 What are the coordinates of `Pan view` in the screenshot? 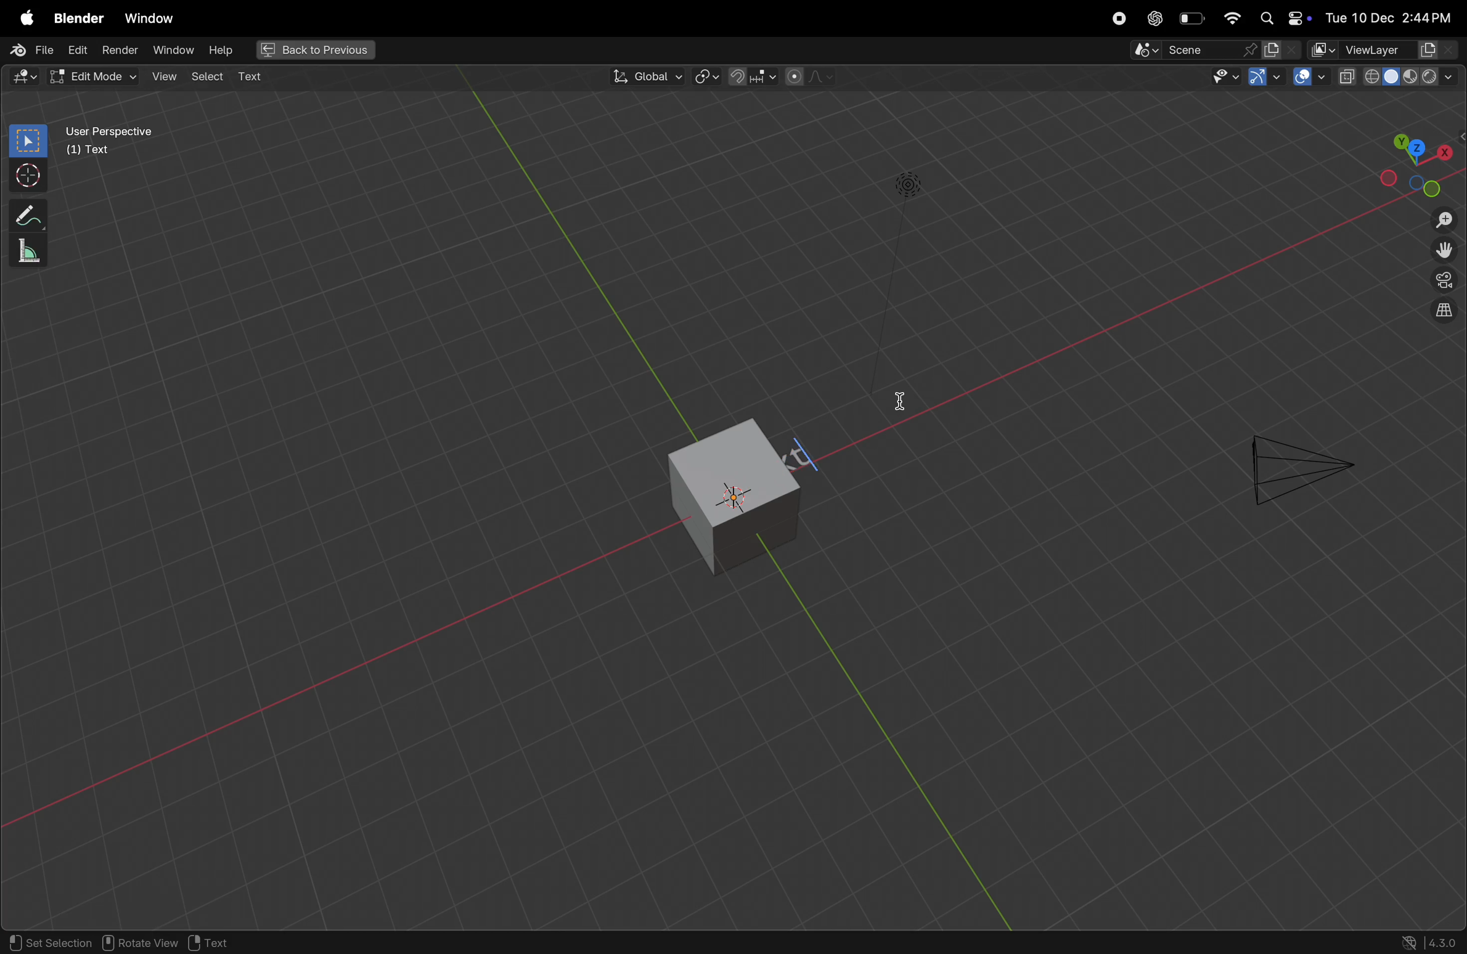 It's located at (140, 943).